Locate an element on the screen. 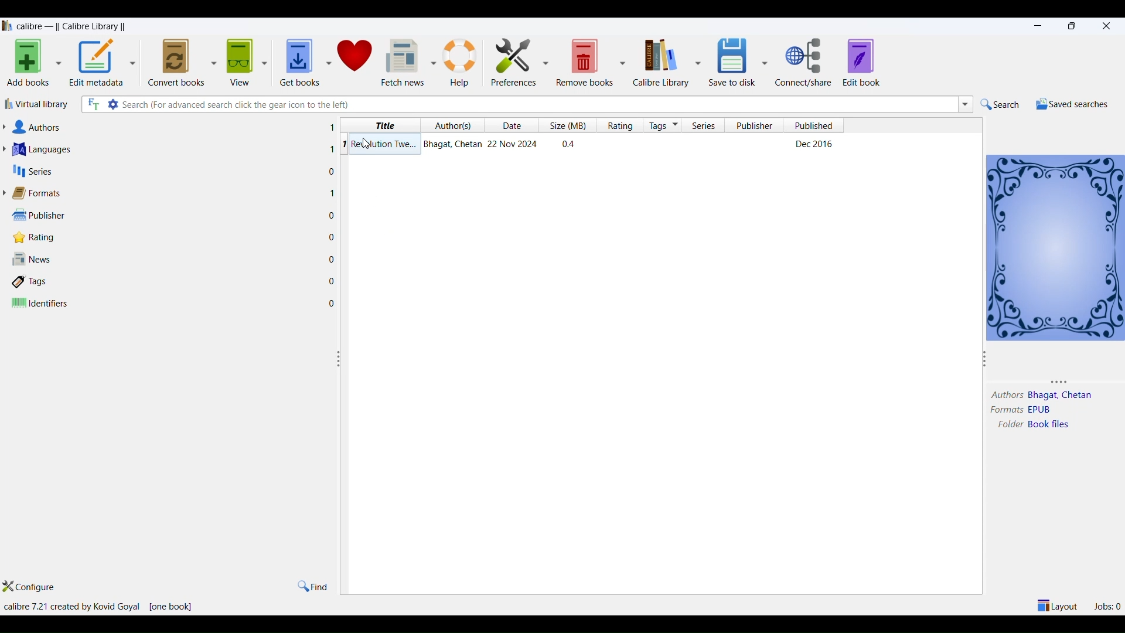  fetch news options dropdown button is located at coordinates (434, 58).